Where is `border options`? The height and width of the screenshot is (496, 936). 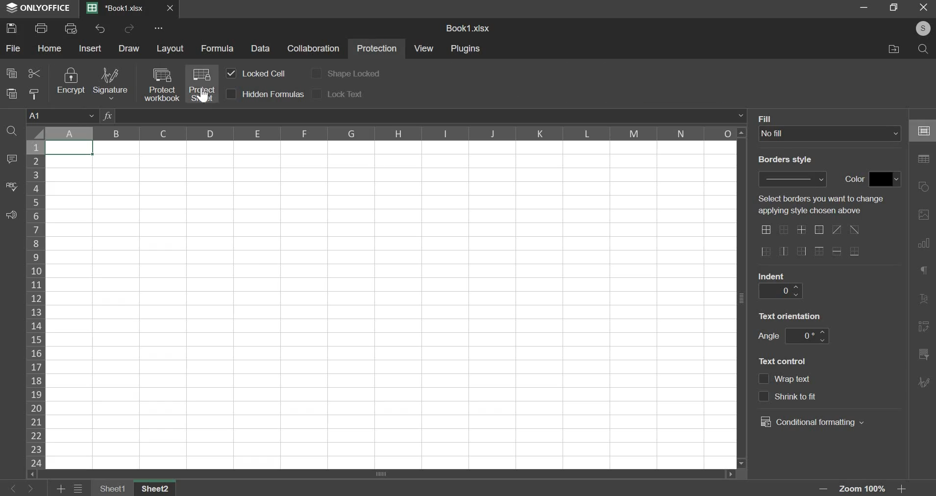 border options is located at coordinates (856, 230).